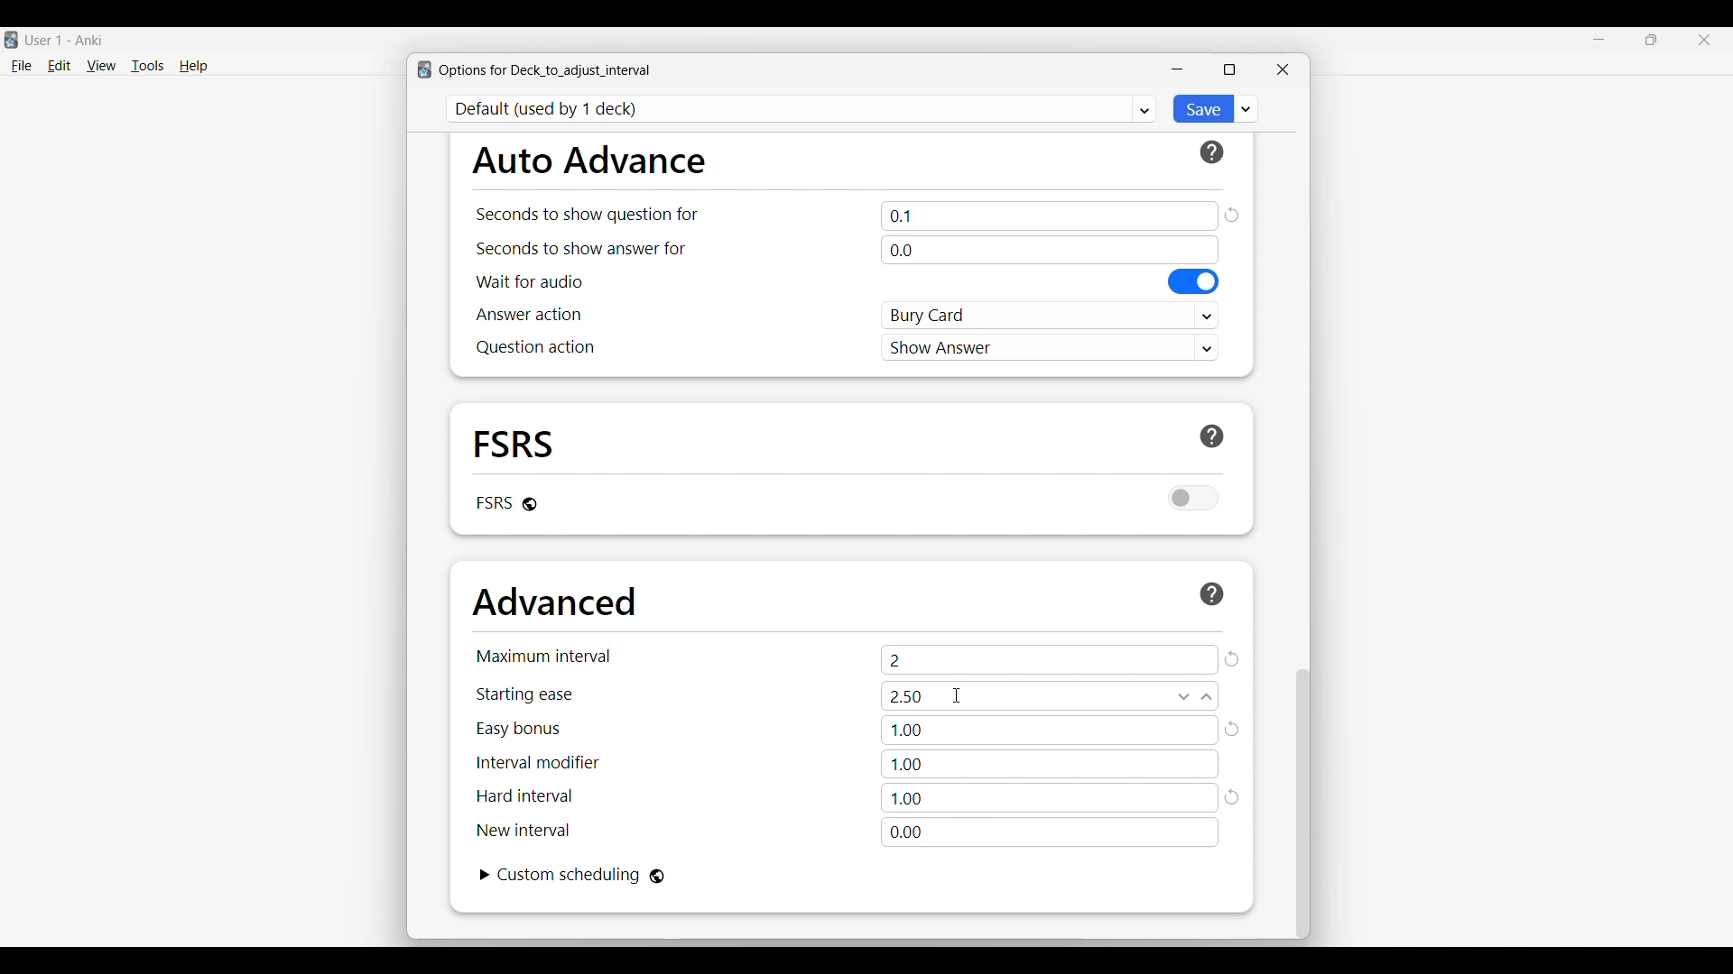  Describe the element at coordinates (1234, 799) in the screenshot. I see `reload` at that location.